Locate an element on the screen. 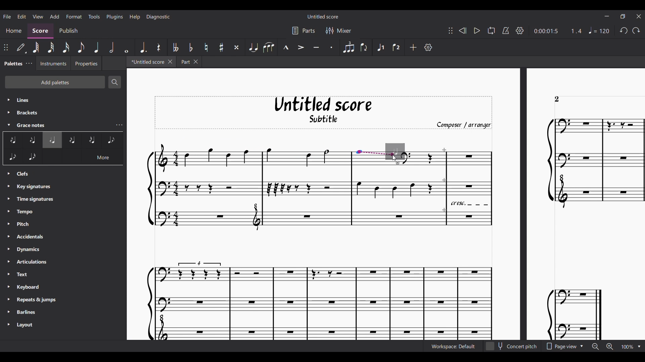 This screenshot has width=645, height=362. Selected grace note highlighted is located at coordinates (52, 140).